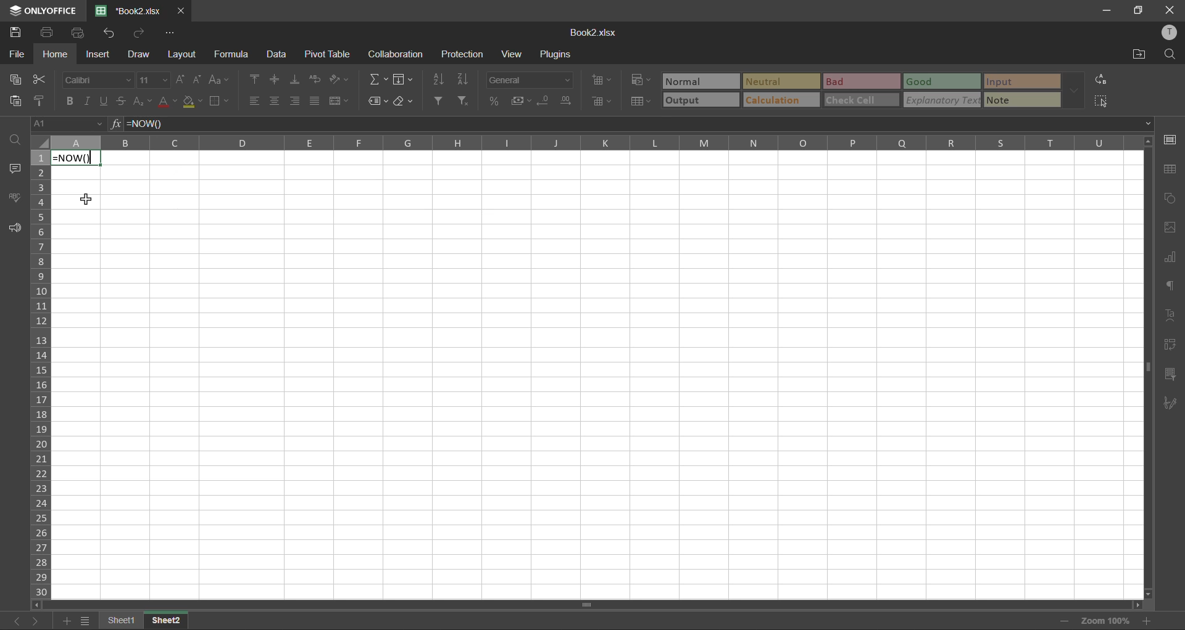 This screenshot has width=1185, height=630. I want to click on filter, so click(440, 101).